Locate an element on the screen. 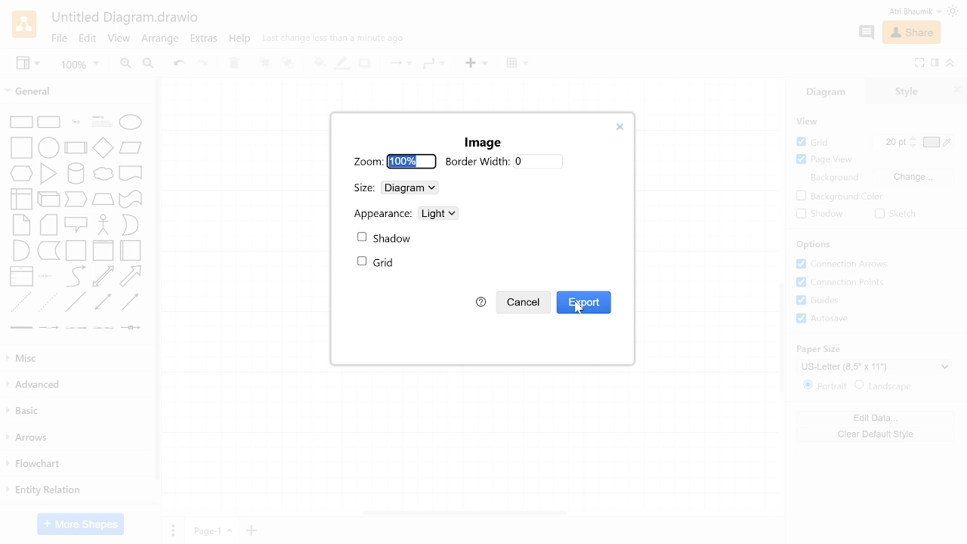  pages is located at coordinates (171, 530).